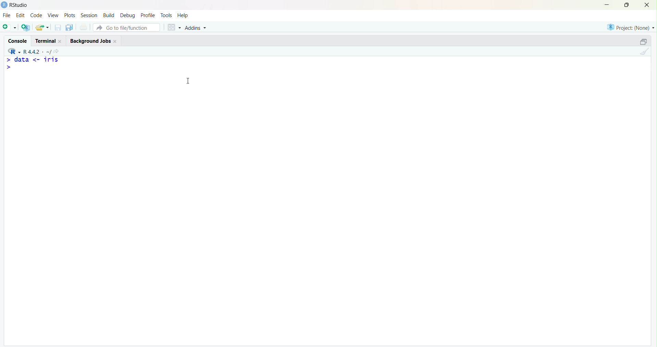 This screenshot has width=657, height=347. I want to click on Cursor, so click(191, 81).